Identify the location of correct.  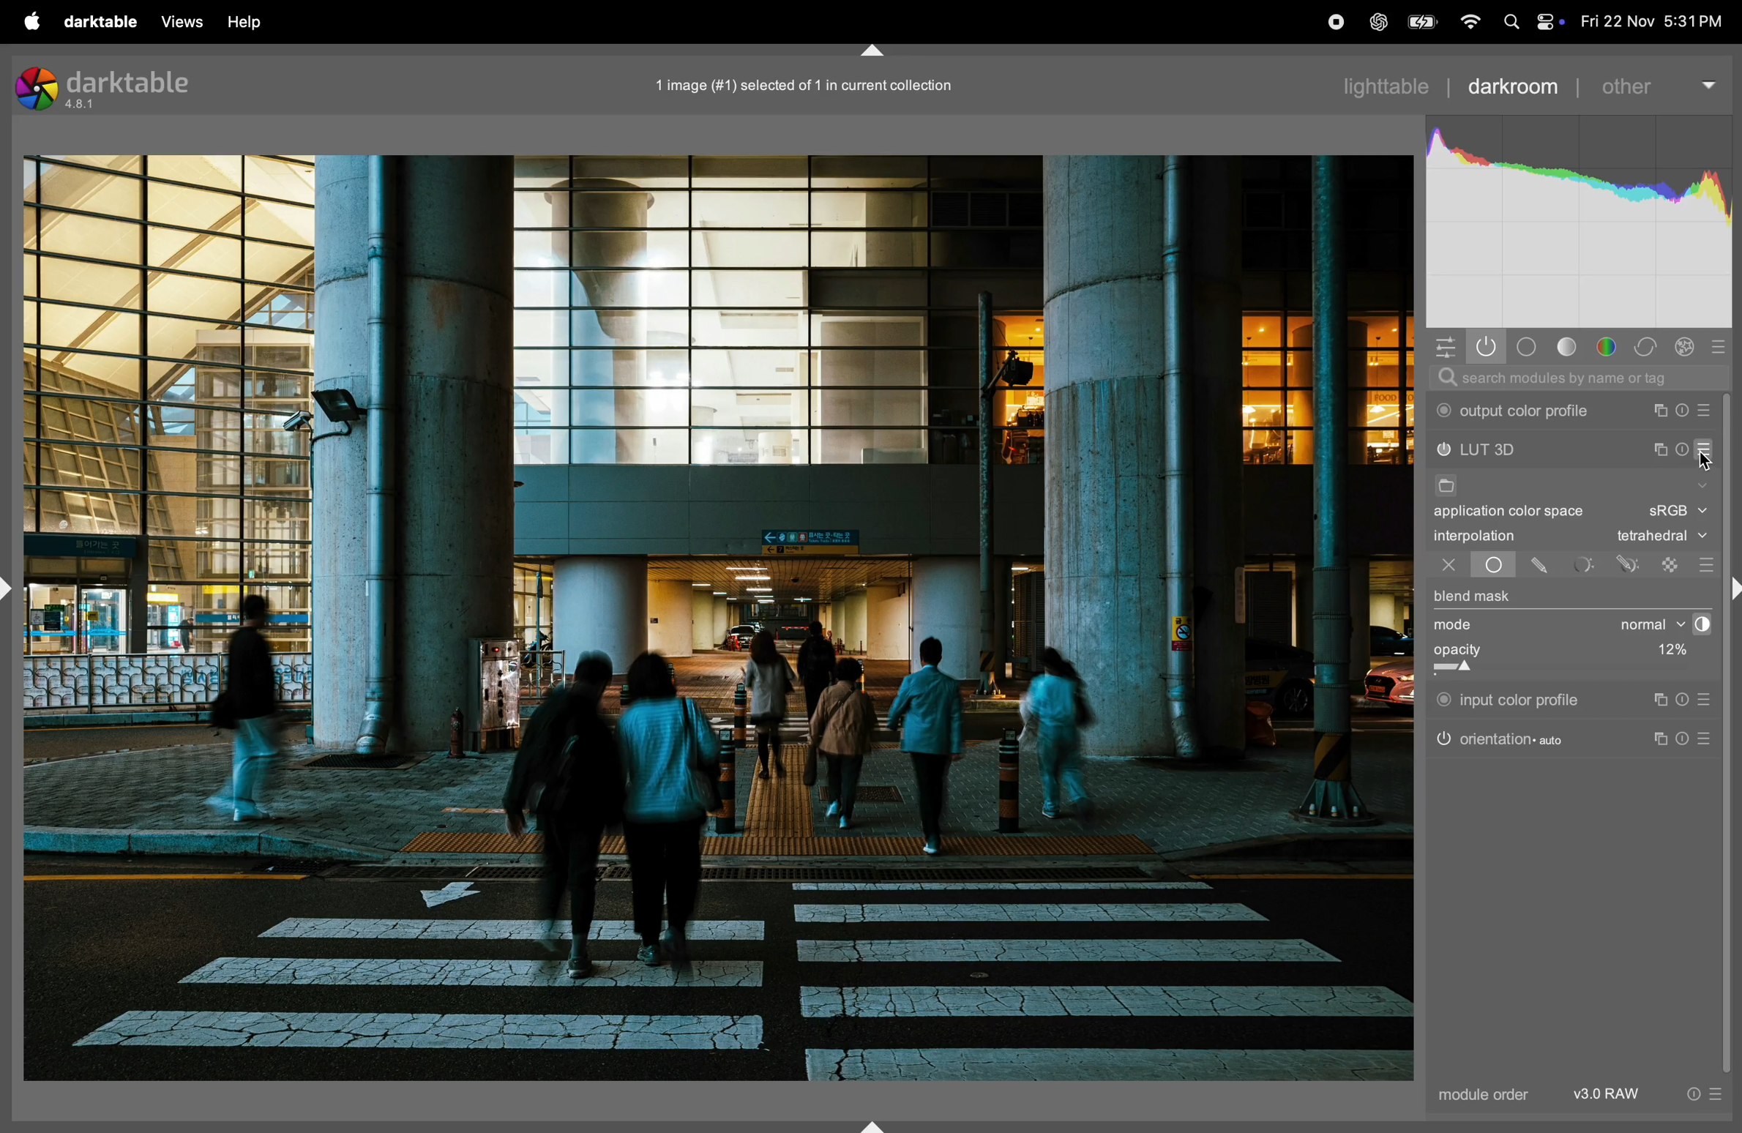
(1688, 347).